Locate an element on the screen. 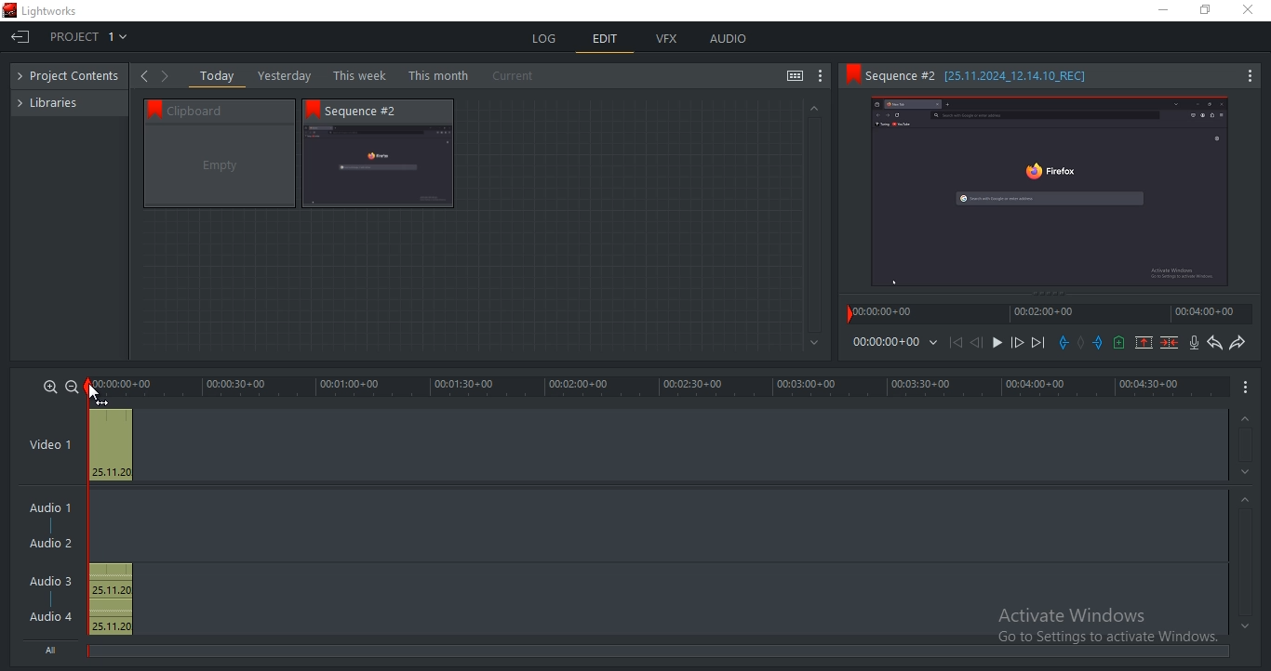  Clipboard is located at coordinates (228, 110).